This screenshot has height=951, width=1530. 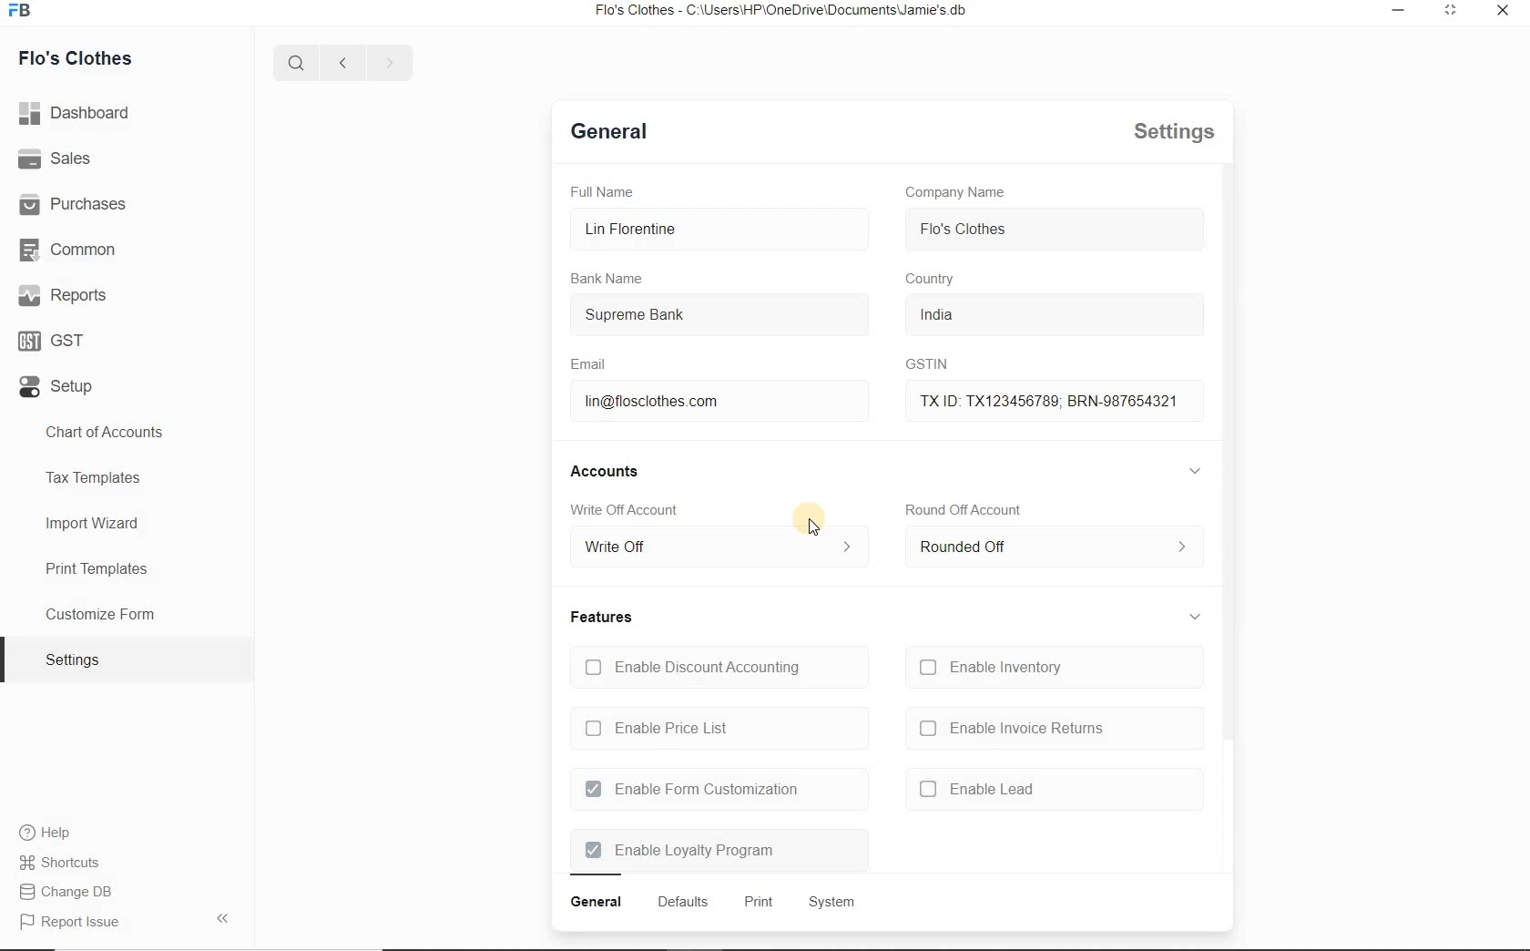 What do you see at coordinates (388, 60) in the screenshot?
I see `Forward` at bounding box center [388, 60].